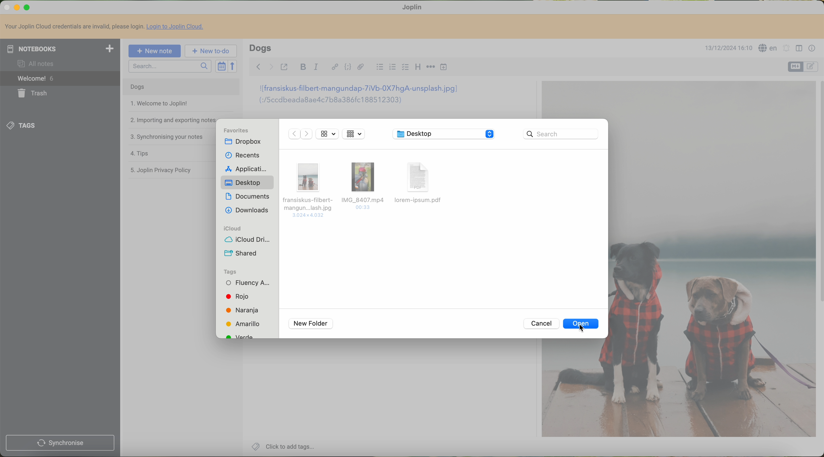 The width and height of the screenshot is (824, 457). Describe the element at coordinates (60, 443) in the screenshot. I see `synchronise` at that location.